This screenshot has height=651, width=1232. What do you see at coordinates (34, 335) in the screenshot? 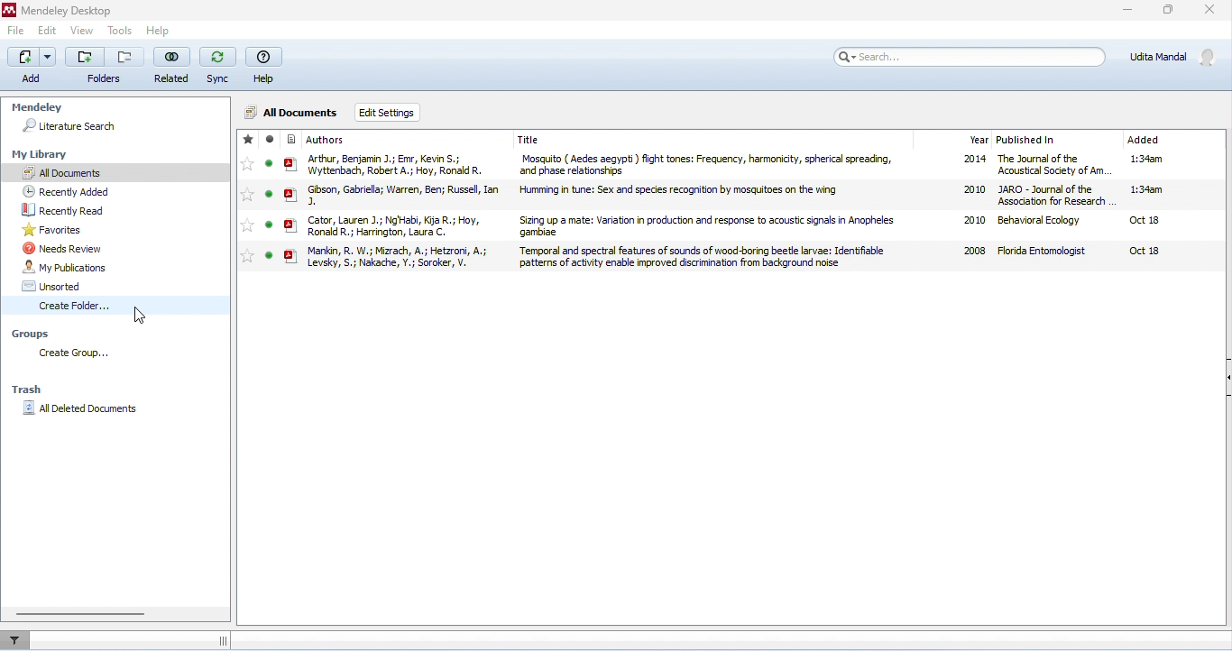
I see `groups` at bounding box center [34, 335].